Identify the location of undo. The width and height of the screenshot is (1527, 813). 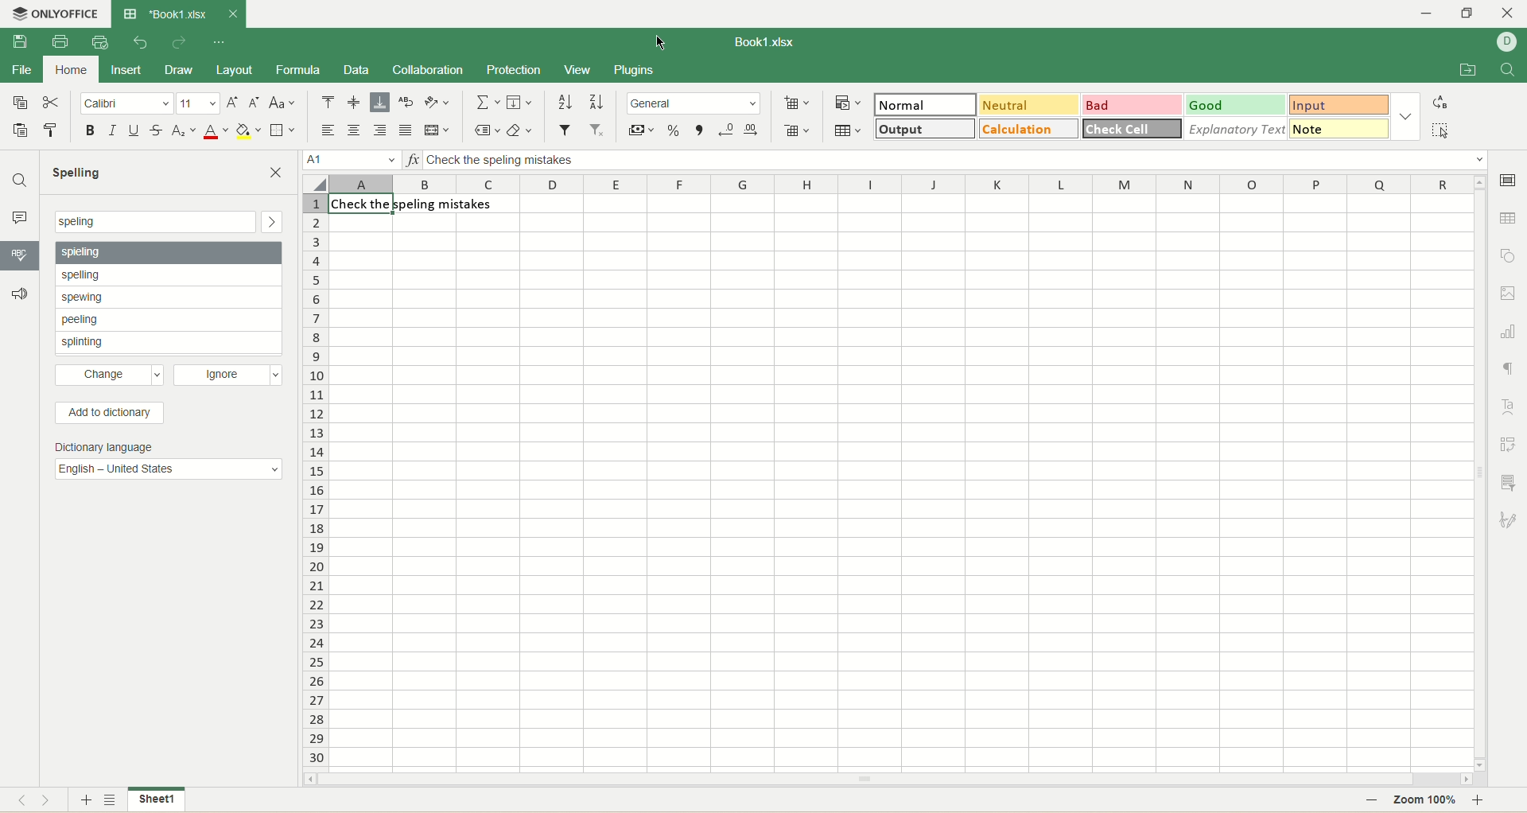
(139, 42).